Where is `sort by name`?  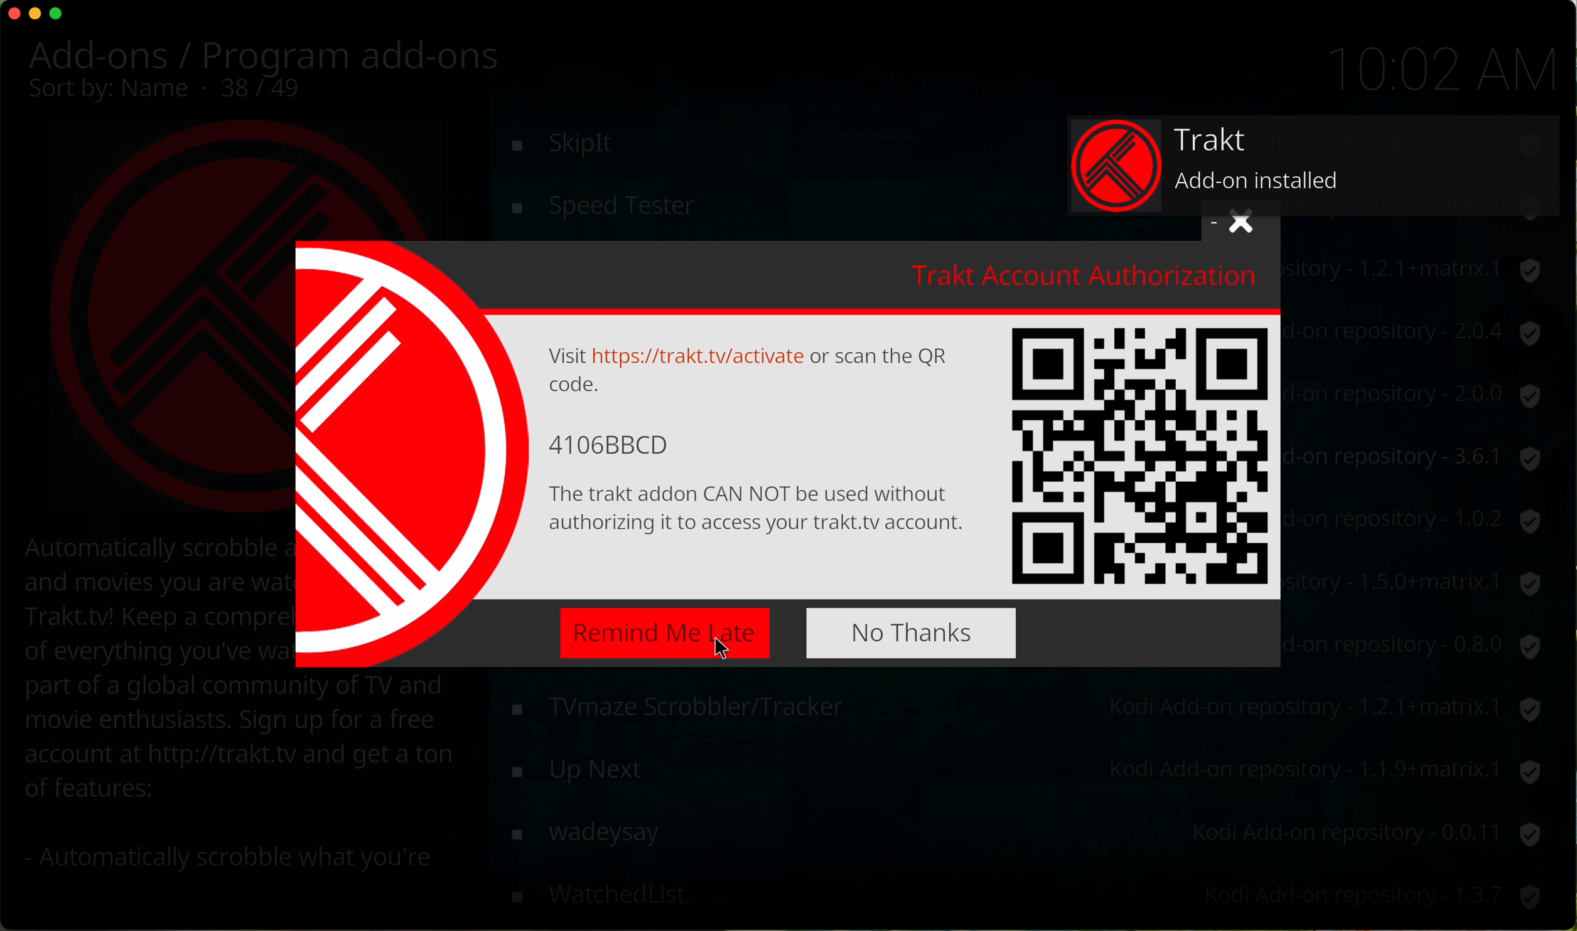
sort by name is located at coordinates (116, 93).